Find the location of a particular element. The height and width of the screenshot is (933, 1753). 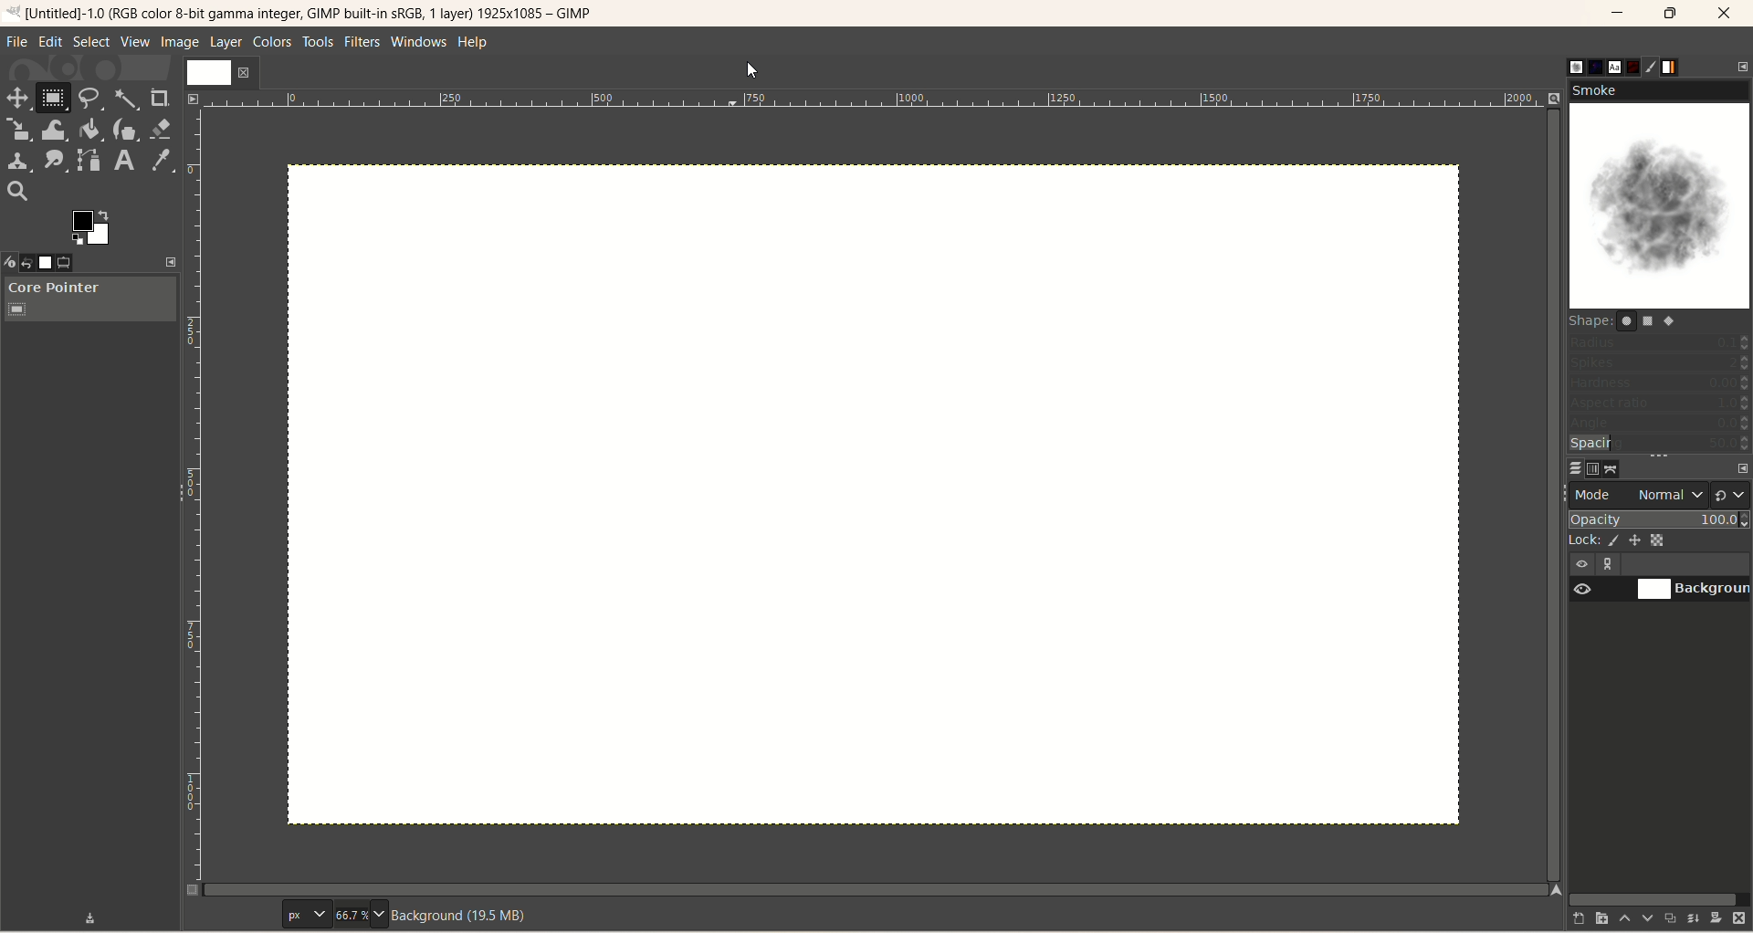

layer1 is located at coordinates (216, 72).